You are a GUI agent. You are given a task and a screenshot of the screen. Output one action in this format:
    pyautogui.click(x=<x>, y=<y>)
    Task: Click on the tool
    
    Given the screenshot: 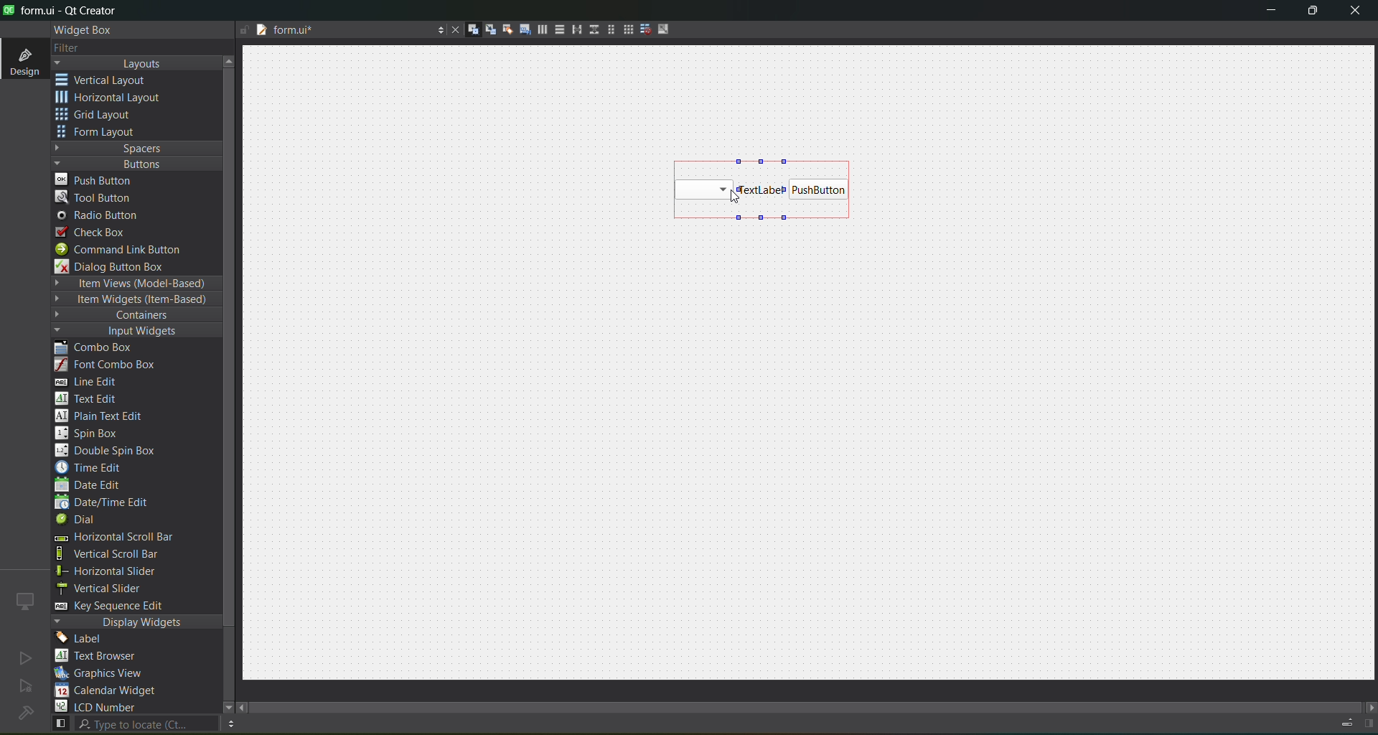 What is the action you would take?
    pyautogui.click(x=96, y=197)
    